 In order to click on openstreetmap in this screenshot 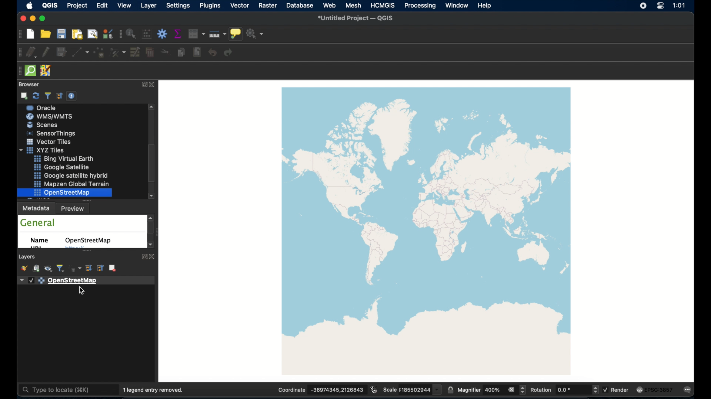, I will do `click(427, 231)`.